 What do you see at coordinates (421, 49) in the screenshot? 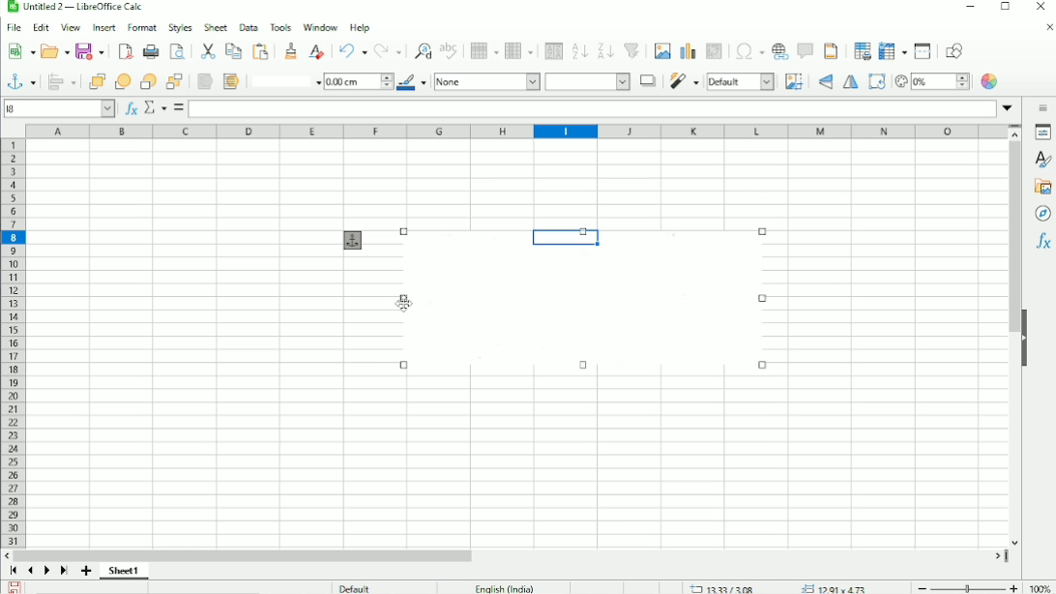
I see `Find and replace` at bounding box center [421, 49].